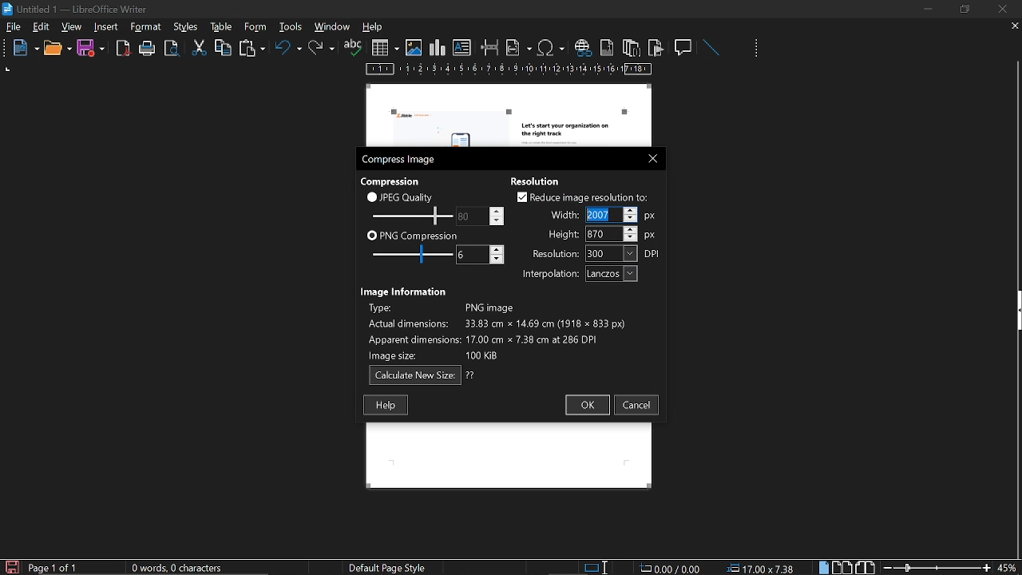  Describe the element at coordinates (763, 568) in the screenshot. I see `position` at that location.